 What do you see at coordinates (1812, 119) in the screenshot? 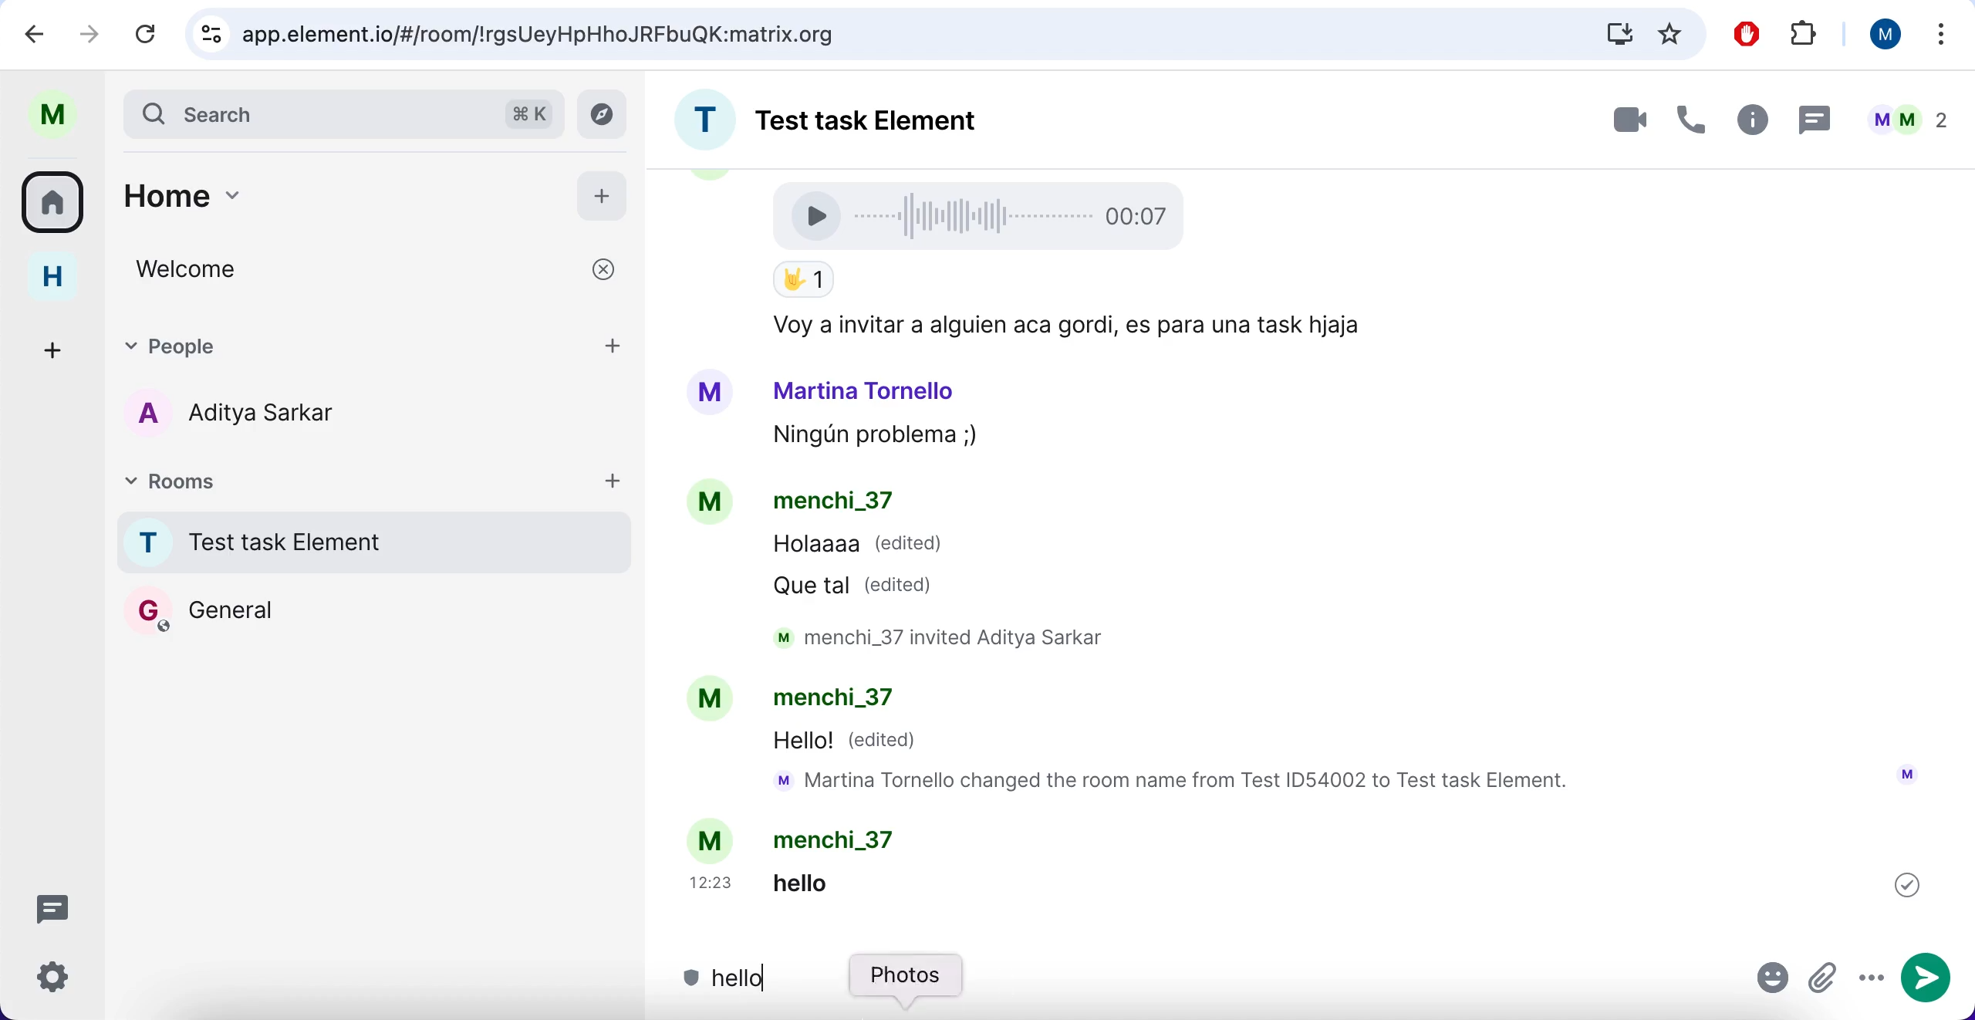
I see `thread` at bounding box center [1812, 119].